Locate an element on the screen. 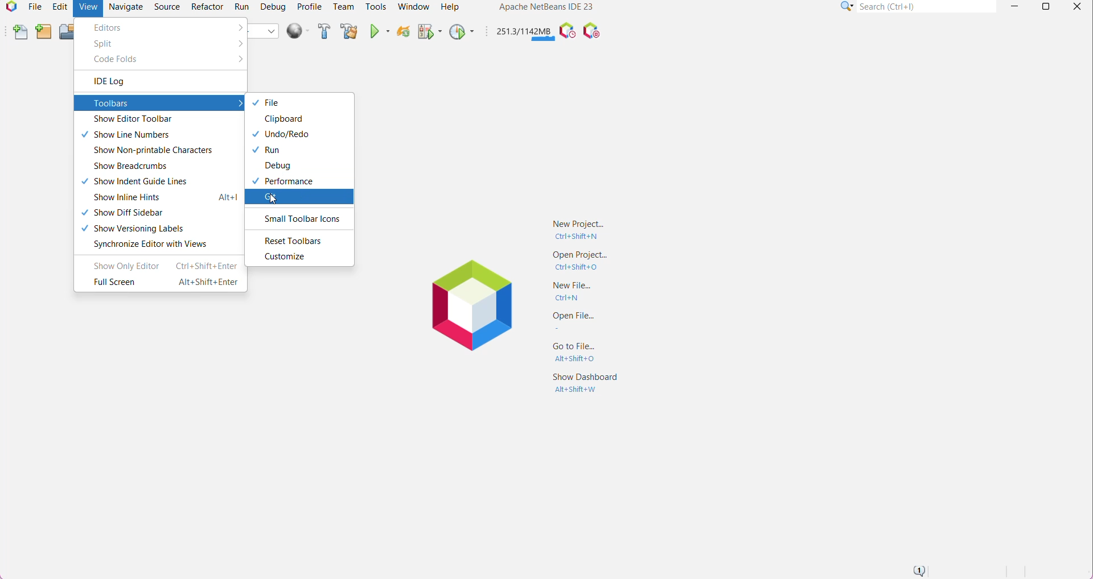  Show Editor Toolbar is located at coordinates (146, 119).